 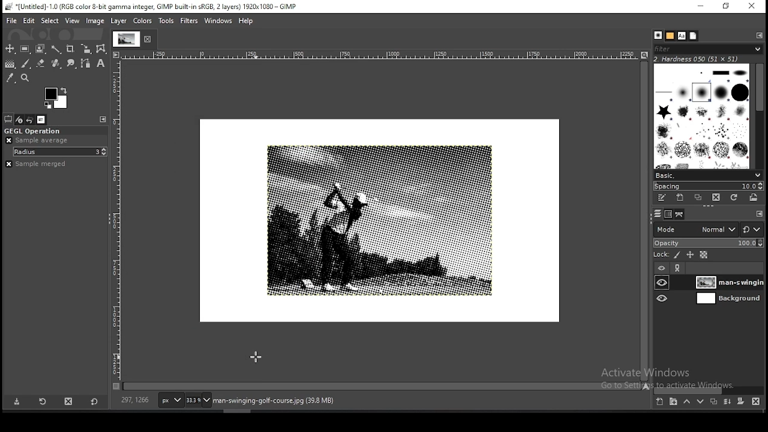 I want to click on create a new brush, so click(x=680, y=198).